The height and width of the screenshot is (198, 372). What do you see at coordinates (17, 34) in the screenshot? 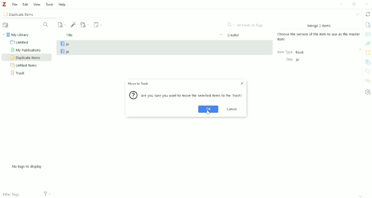
I see `My Library` at bounding box center [17, 34].